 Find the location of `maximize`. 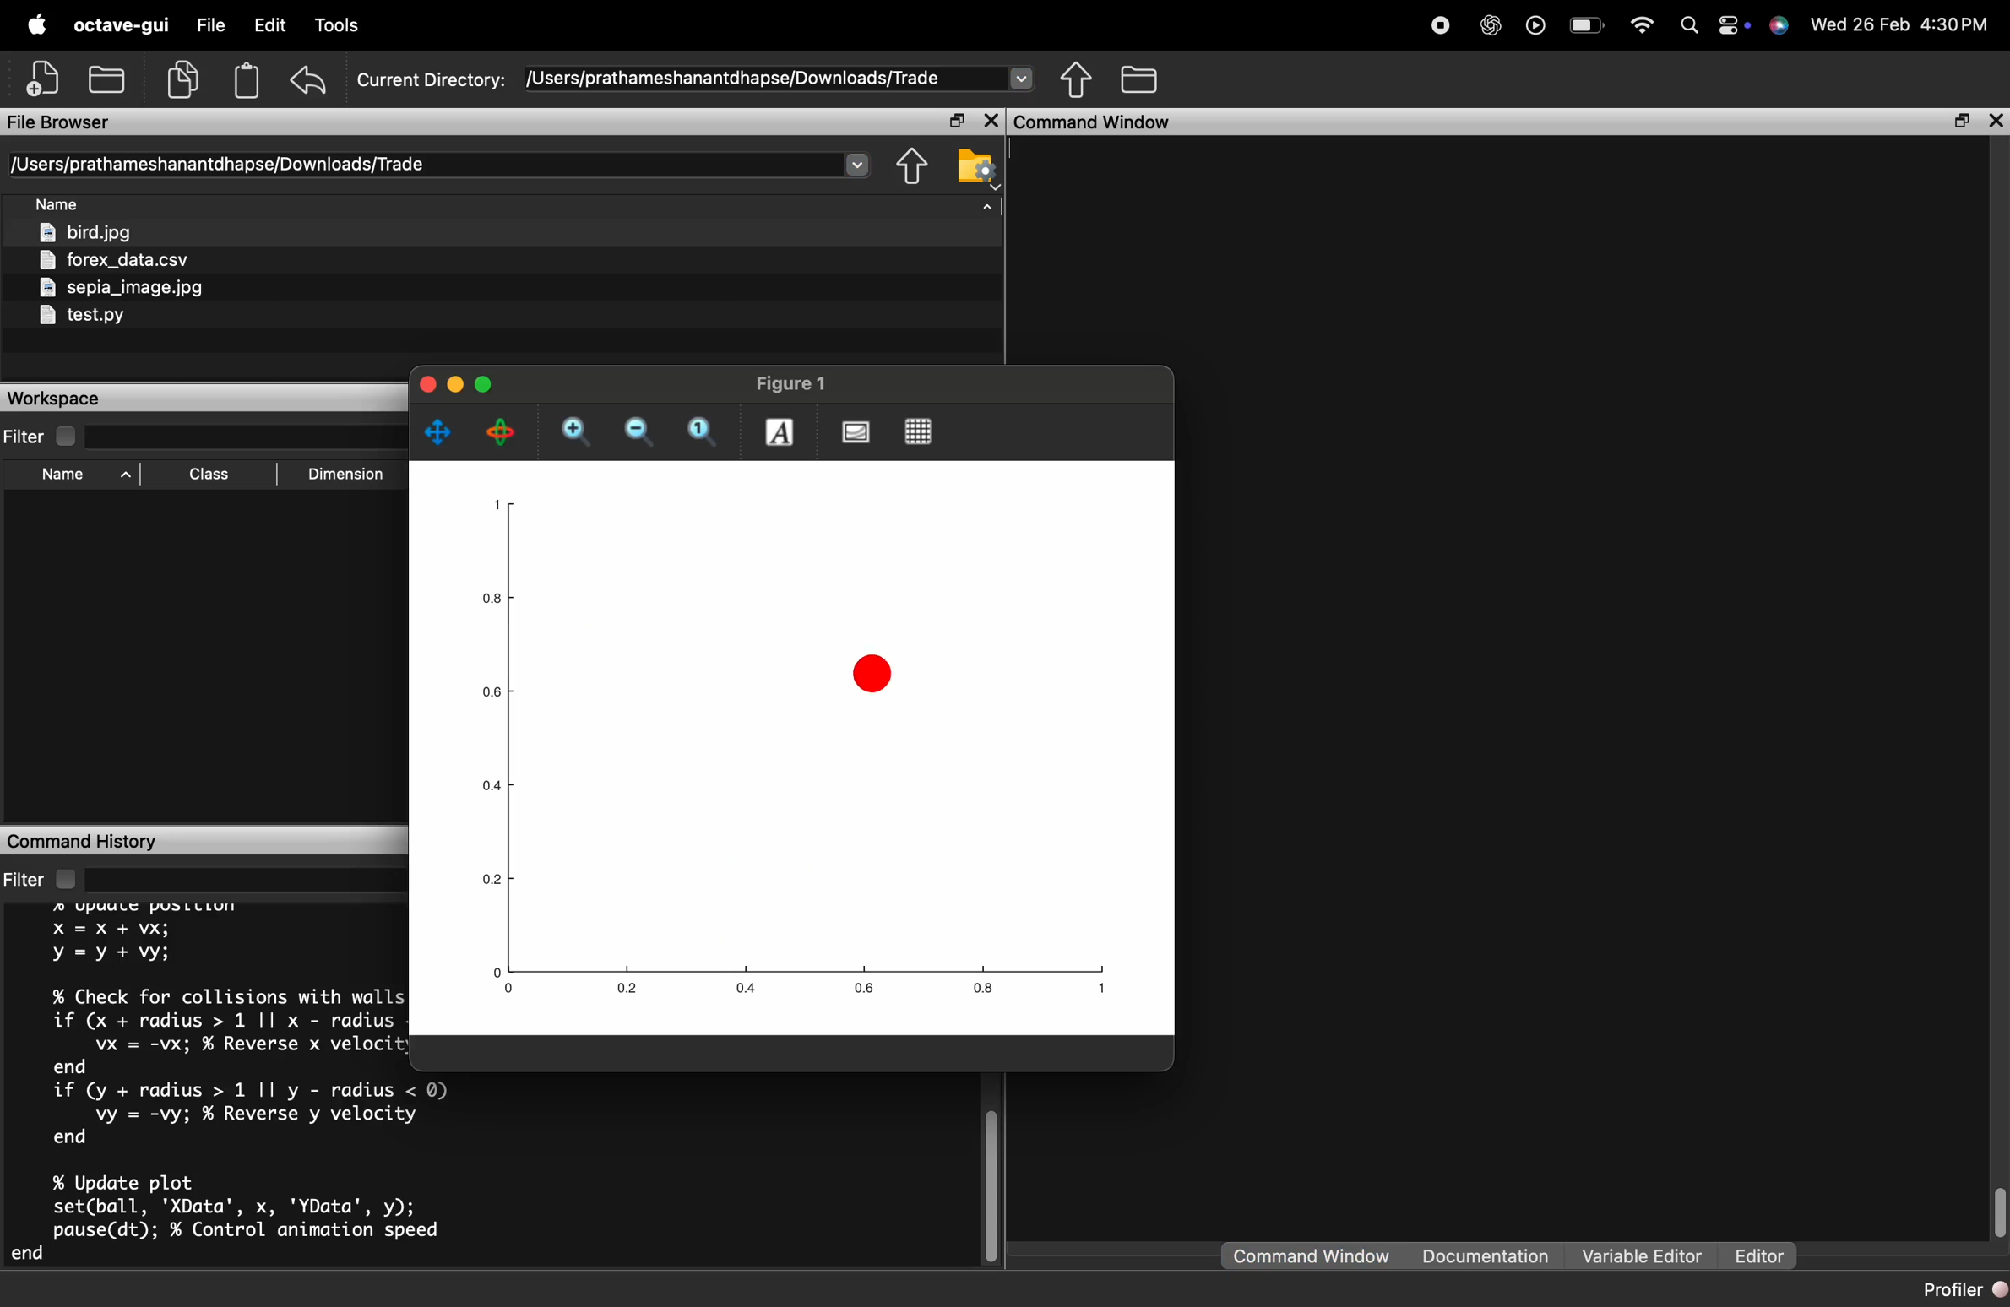

maximize is located at coordinates (483, 383).